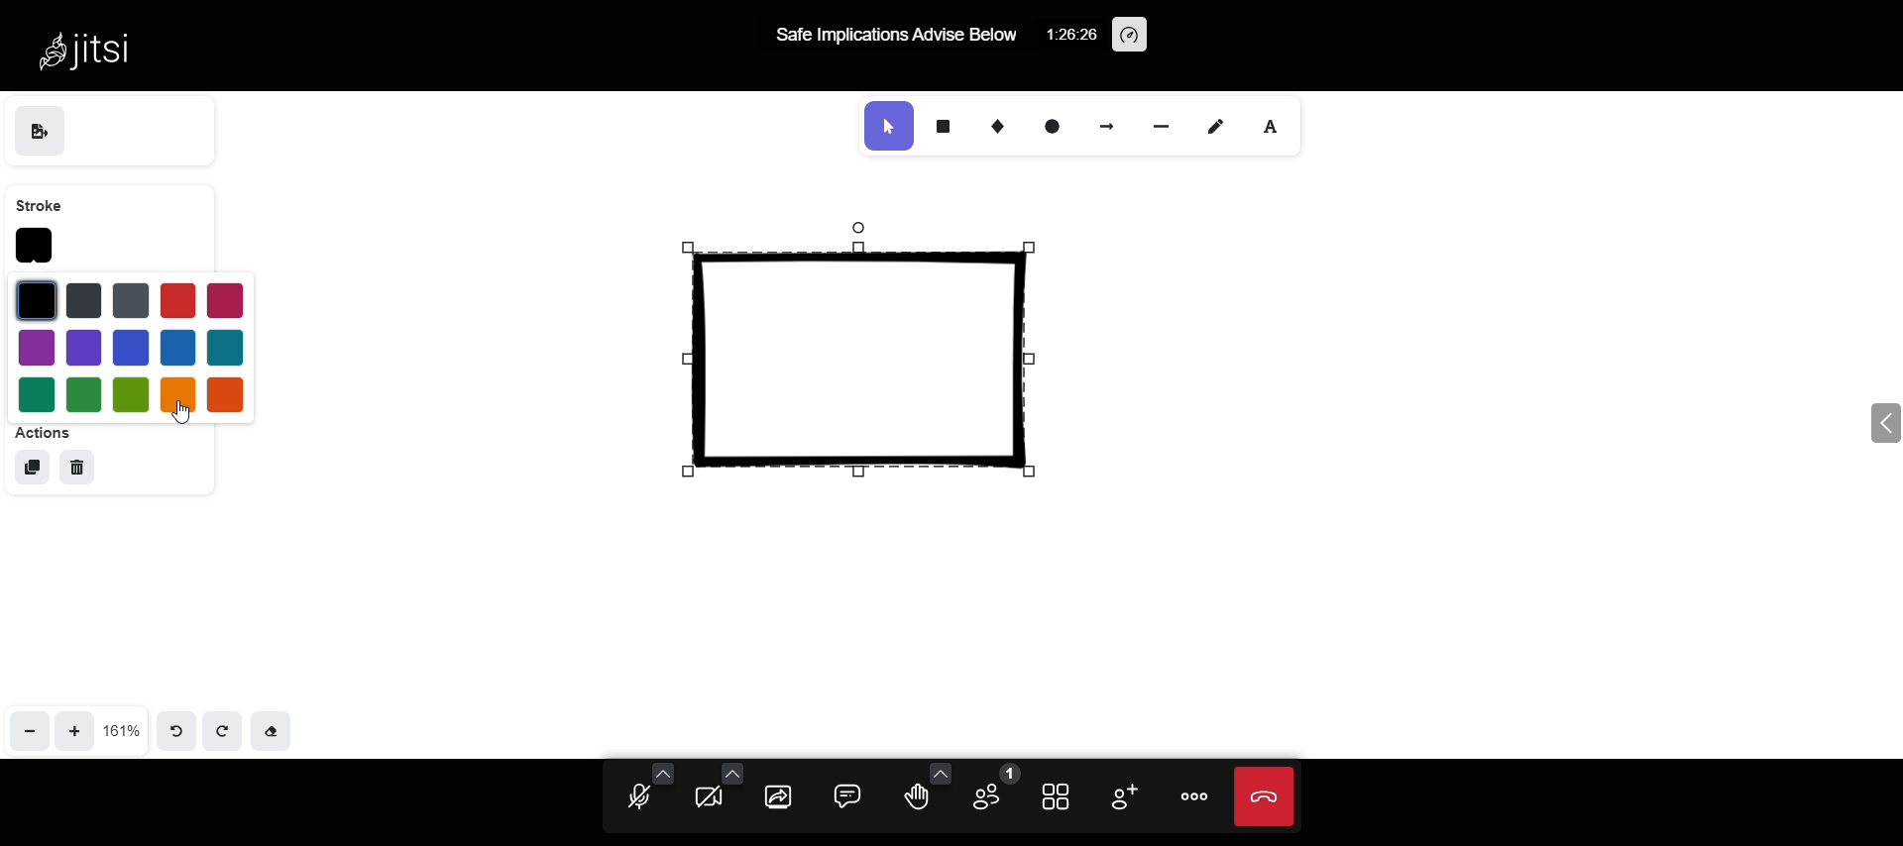  I want to click on more reaction, so click(936, 763).